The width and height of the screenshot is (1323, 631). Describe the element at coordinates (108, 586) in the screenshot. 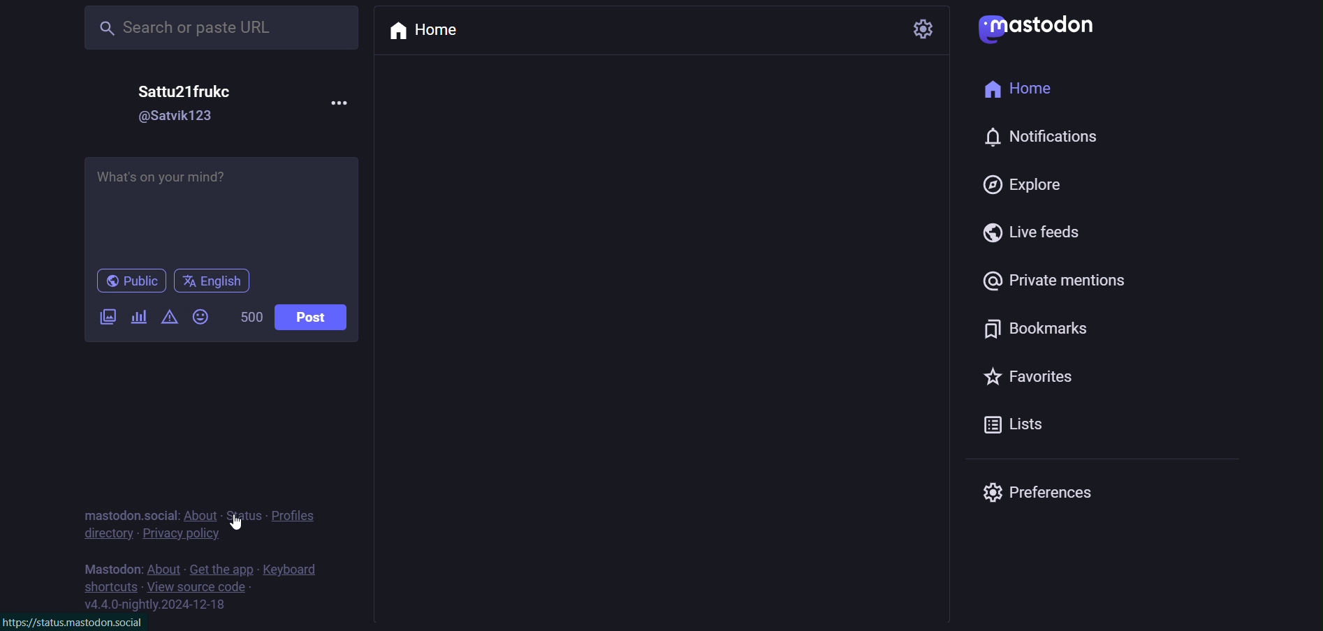

I see `shortcut` at that location.